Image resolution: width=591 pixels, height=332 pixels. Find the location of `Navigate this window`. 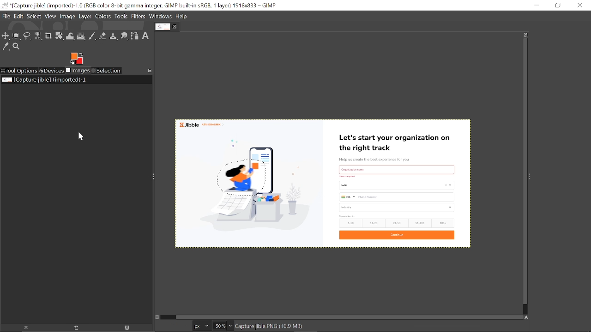

Navigate this window is located at coordinates (528, 318).